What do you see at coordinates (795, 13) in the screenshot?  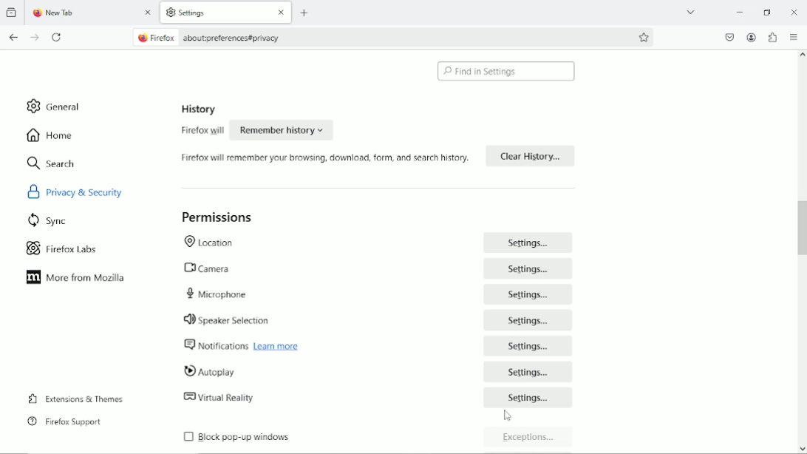 I see `Close` at bounding box center [795, 13].